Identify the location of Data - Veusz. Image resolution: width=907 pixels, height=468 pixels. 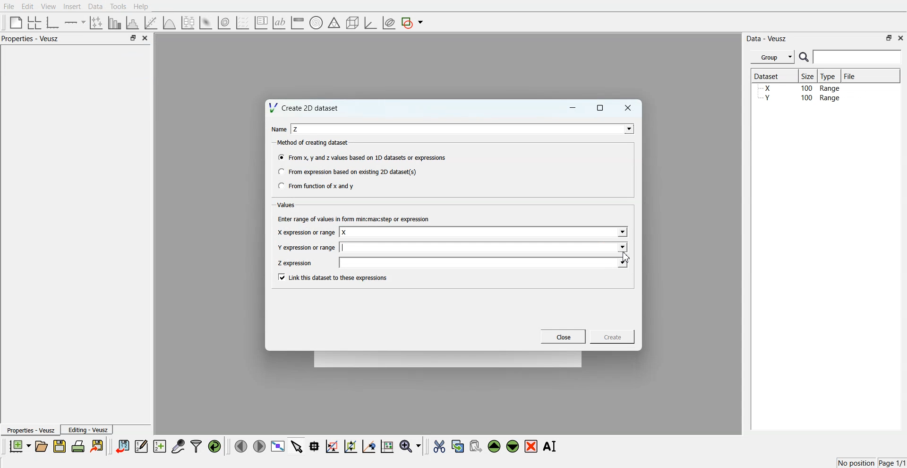
(766, 39).